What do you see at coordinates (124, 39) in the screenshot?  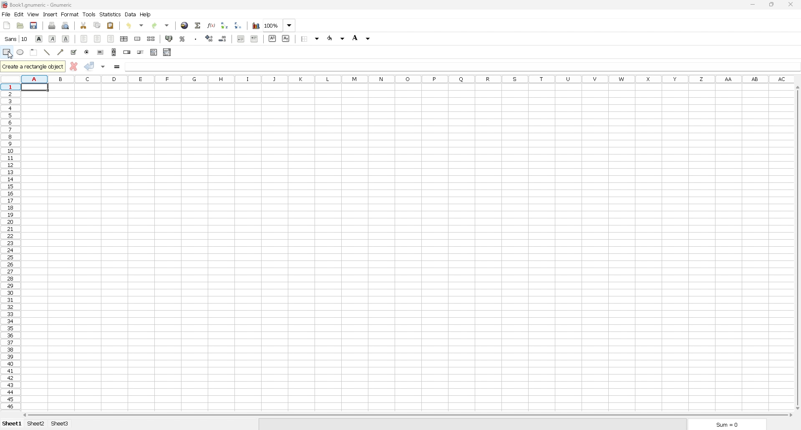 I see `centre horizontally` at bounding box center [124, 39].